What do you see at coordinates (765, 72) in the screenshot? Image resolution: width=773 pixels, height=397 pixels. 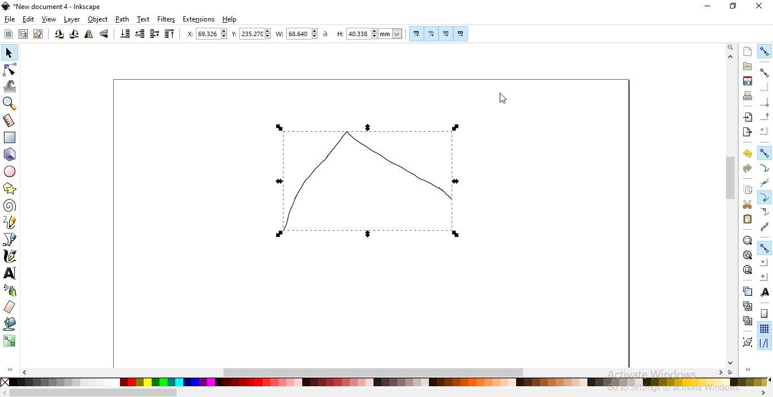 I see `snap bounding boxes` at bounding box center [765, 72].